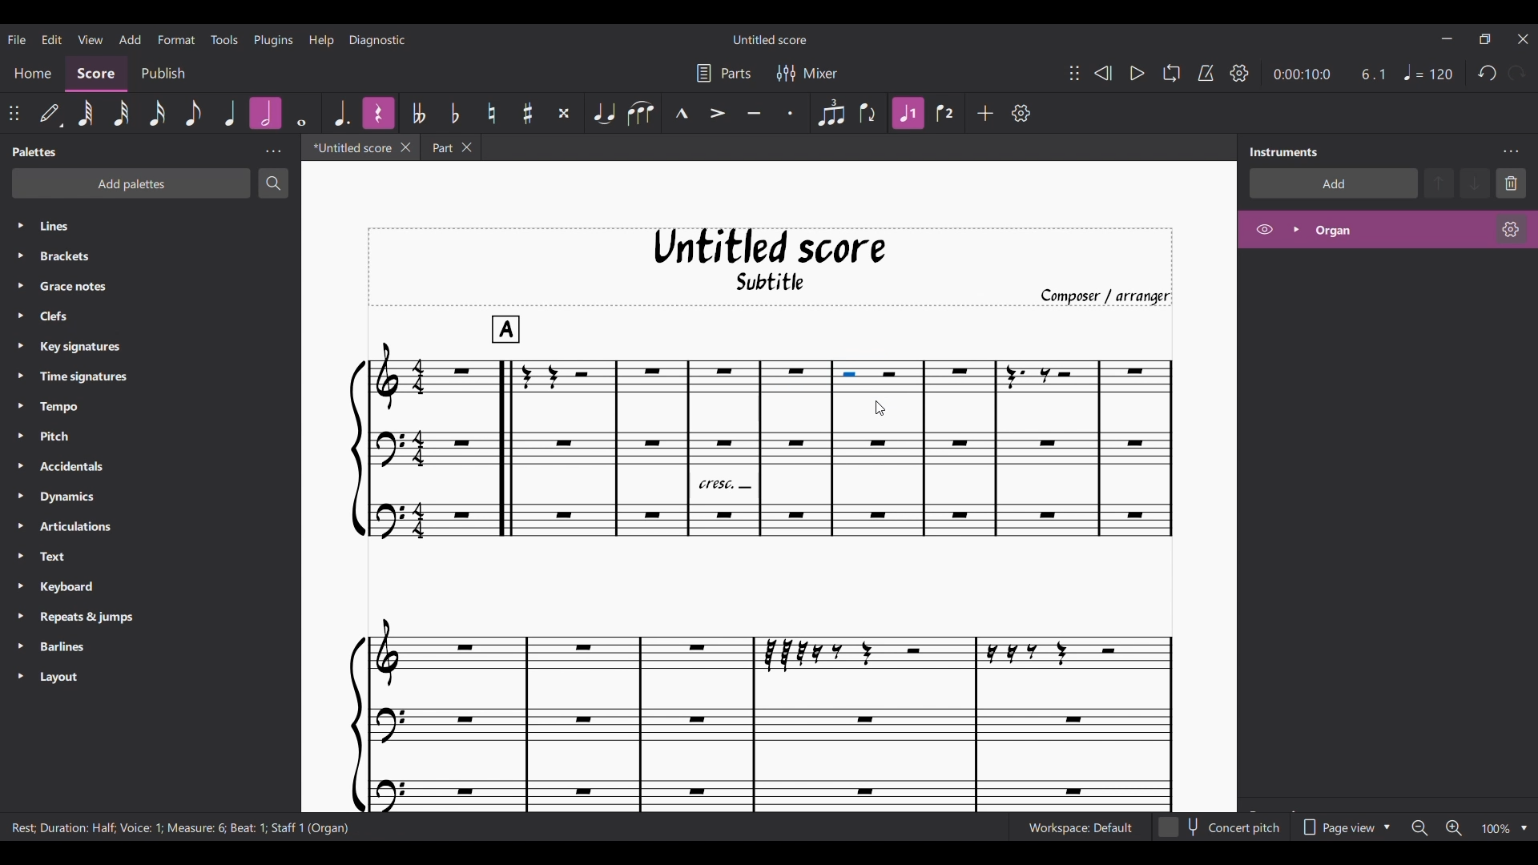 This screenshot has height=865, width=1538. Describe the element at coordinates (1427, 72) in the screenshot. I see `Quarter note` at that location.